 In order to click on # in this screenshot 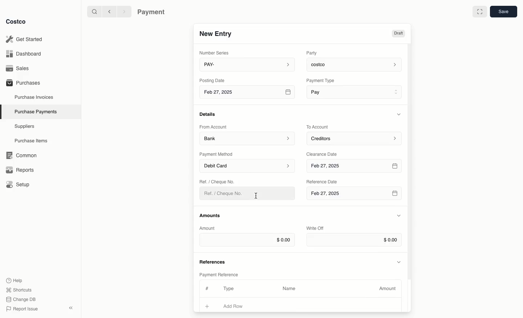, I will do `click(206, 288)`.